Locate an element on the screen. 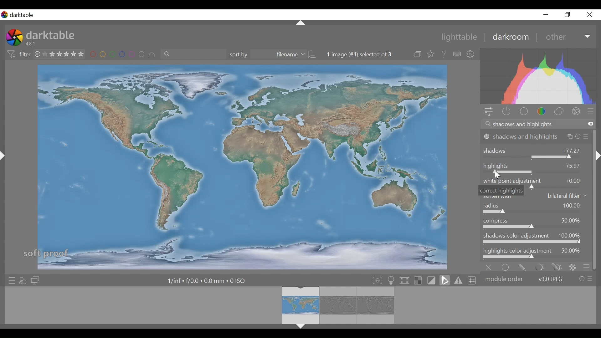 The width and height of the screenshot is (601, 338). toggle IS 12646 color assessments conditions is located at coordinates (391, 281).